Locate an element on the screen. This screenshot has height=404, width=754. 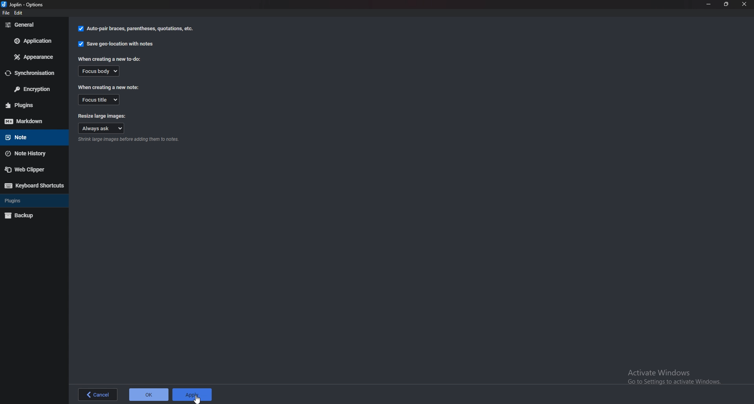
Close is located at coordinates (744, 4).